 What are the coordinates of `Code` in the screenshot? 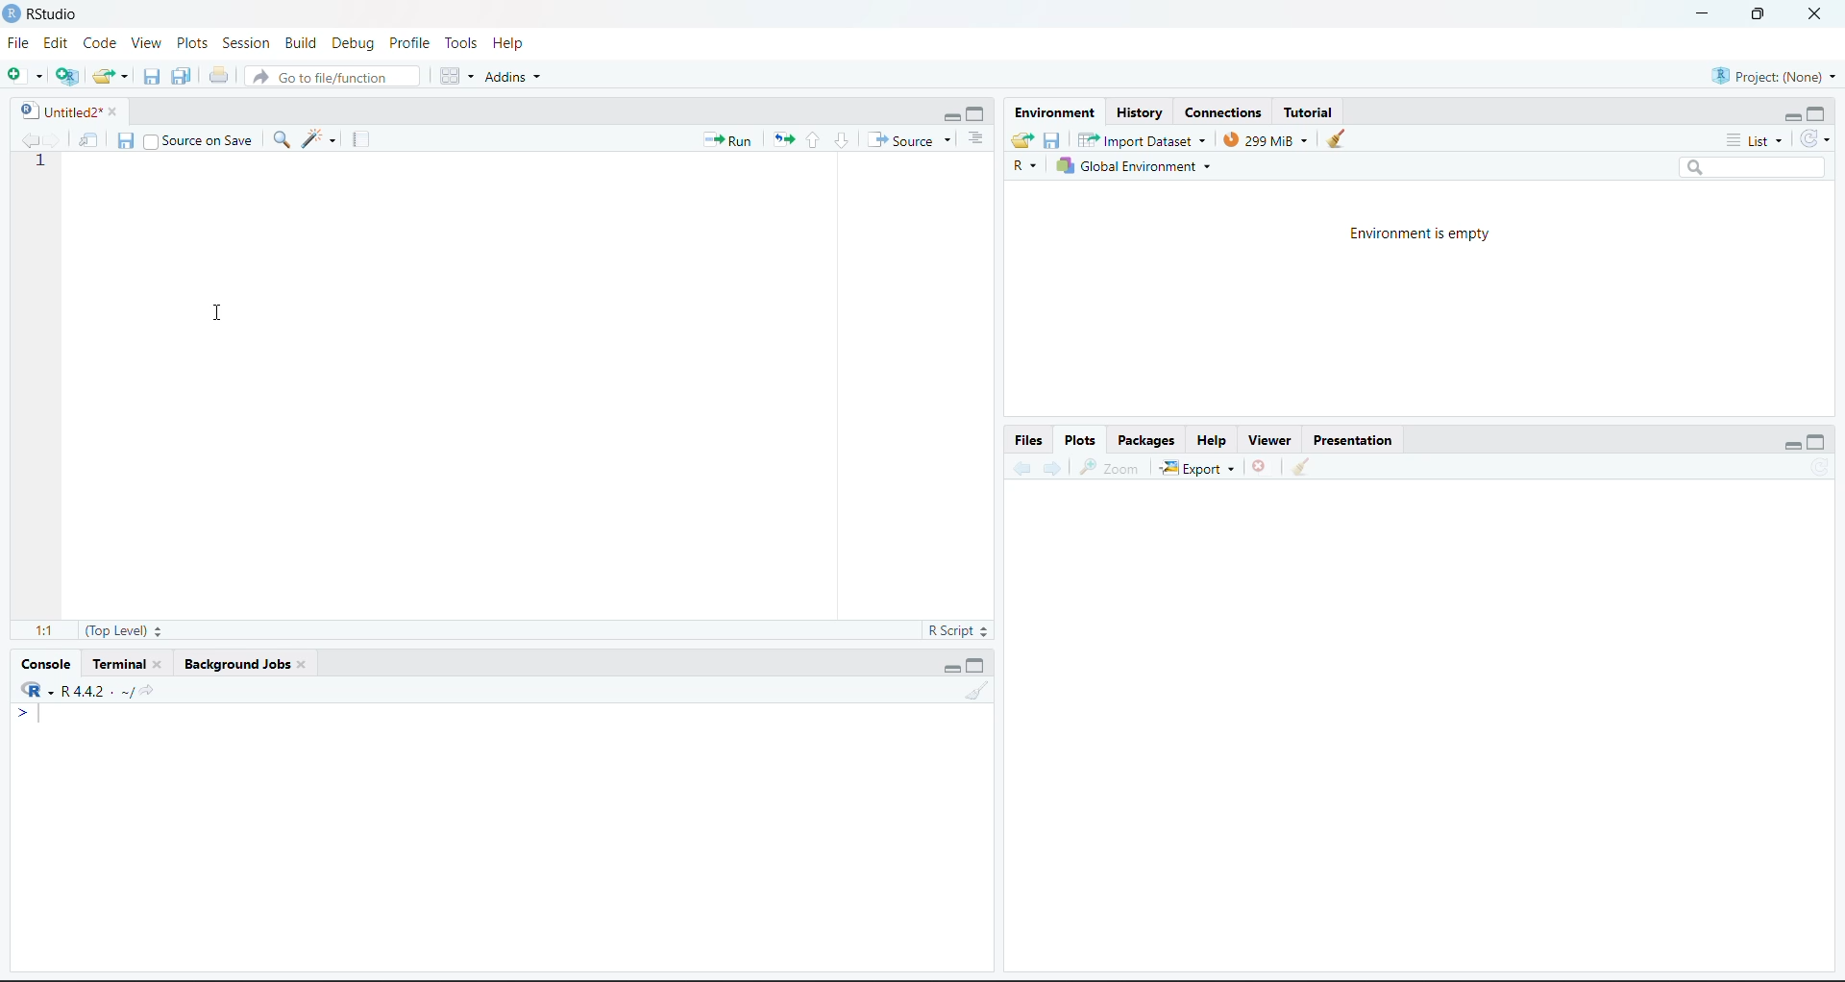 It's located at (100, 44).